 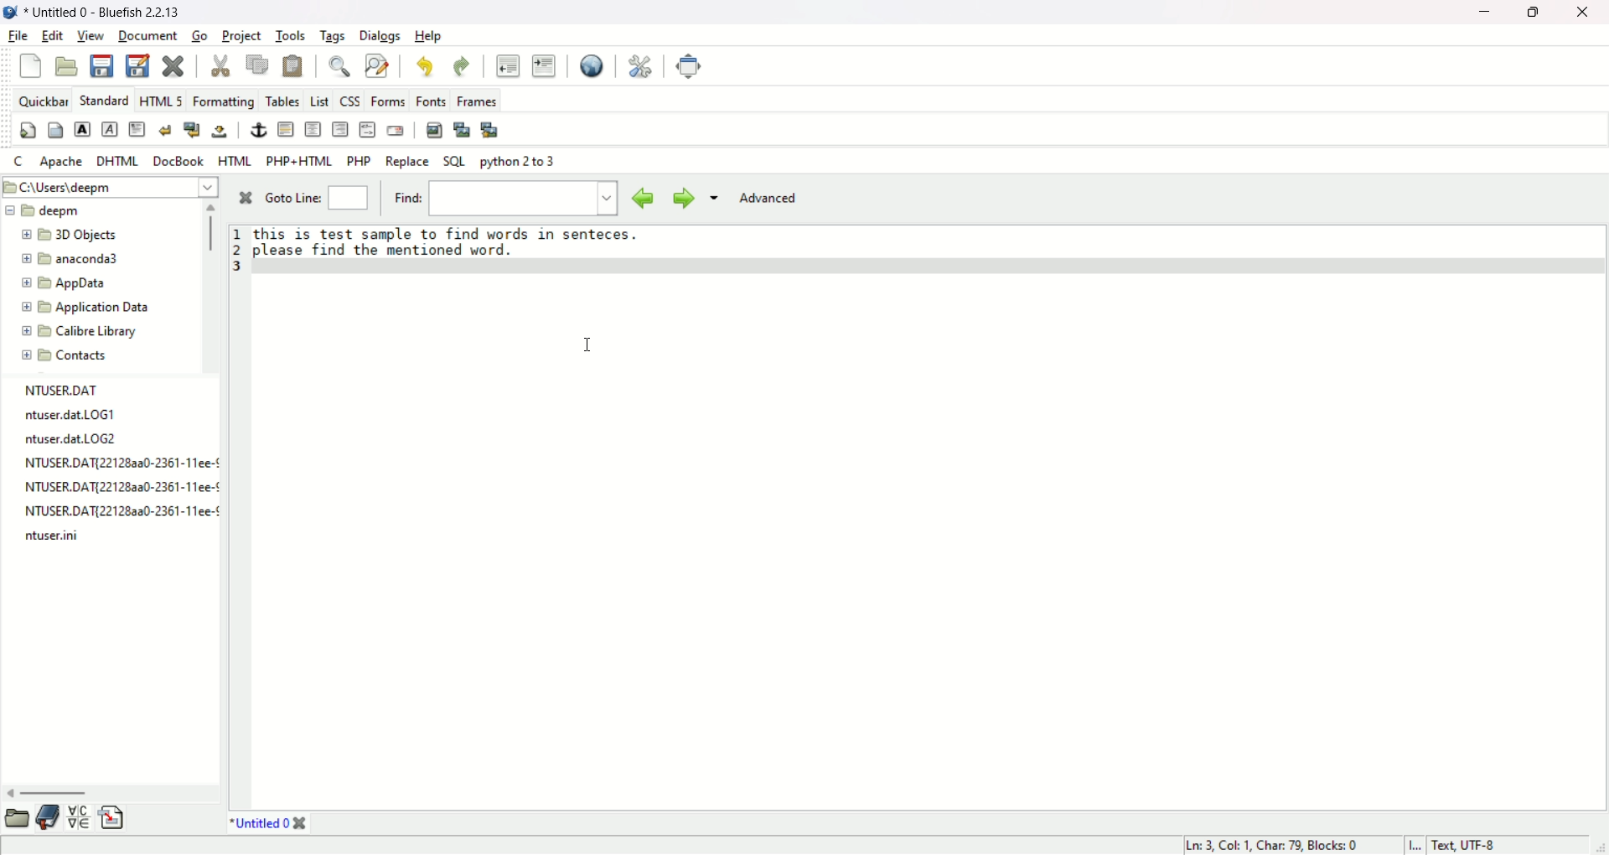 What do you see at coordinates (16, 158) in the screenshot?
I see `C` at bounding box center [16, 158].